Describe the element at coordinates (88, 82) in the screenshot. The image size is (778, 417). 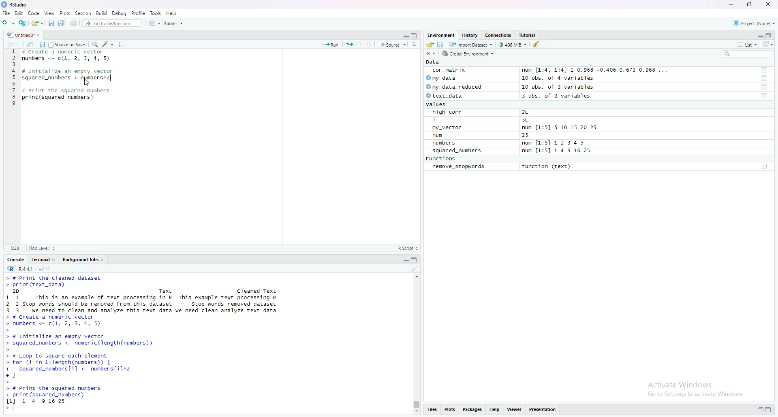
I see `cursor` at that location.